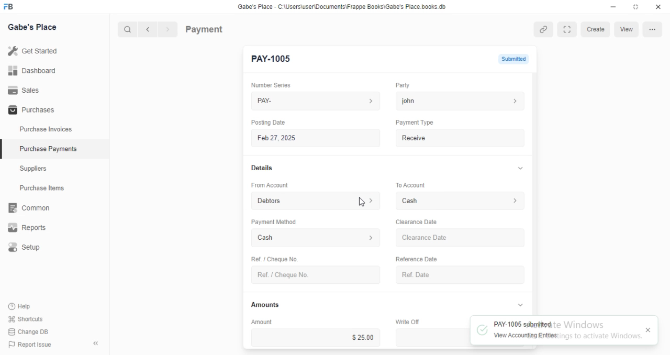 This screenshot has height=355, width=670. Describe the element at coordinates (460, 101) in the screenshot. I see `john` at that location.